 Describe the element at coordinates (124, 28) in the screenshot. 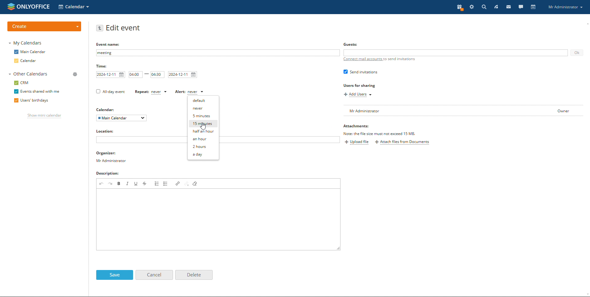

I see `edit event` at that location.